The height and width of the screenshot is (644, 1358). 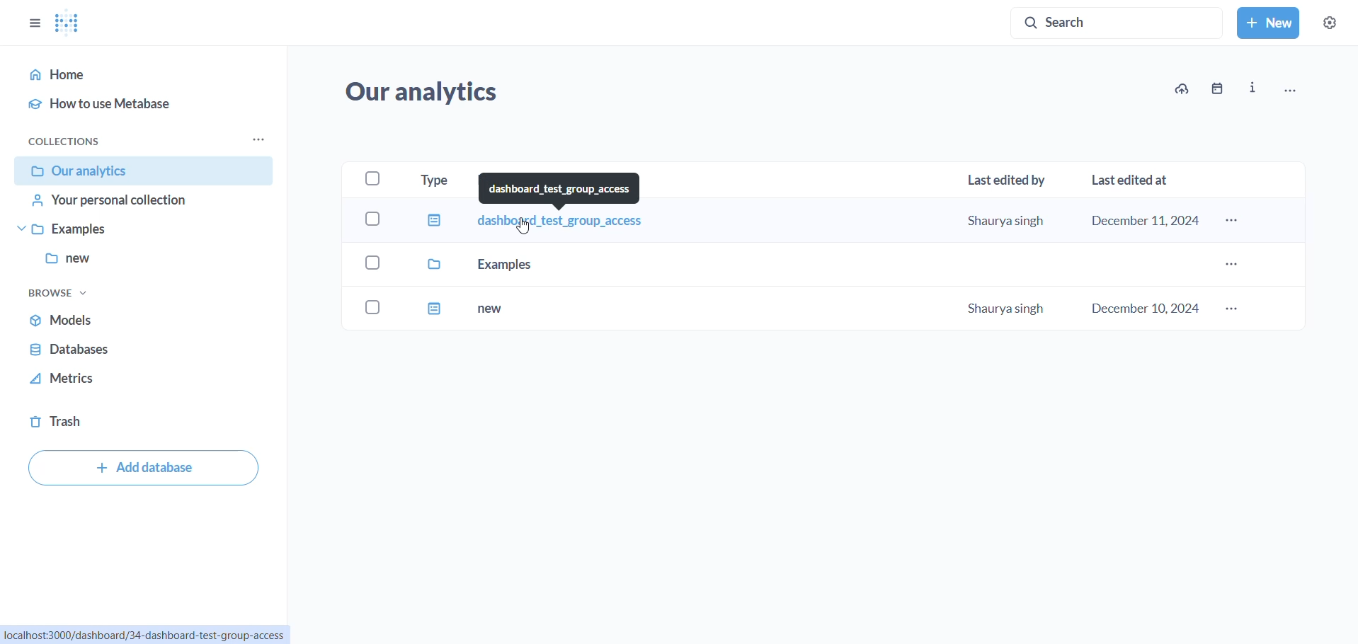 What do you see at coordinates (1297, 91) in the screenshot?
I see `menu` at bounding box center [1297, 91].